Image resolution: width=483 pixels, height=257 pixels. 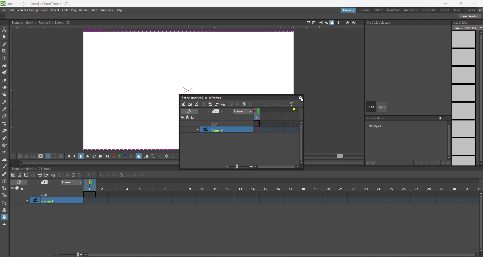 What do you see at coordinates (88, 157) in the screenshot?
I see `playback options` at bounding box center [88, 157].